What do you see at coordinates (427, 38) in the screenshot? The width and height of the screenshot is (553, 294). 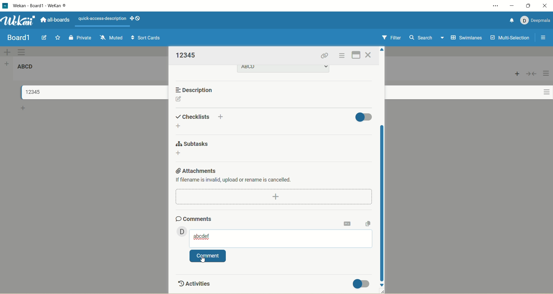 I see `search` at bounding box center [427, 38].